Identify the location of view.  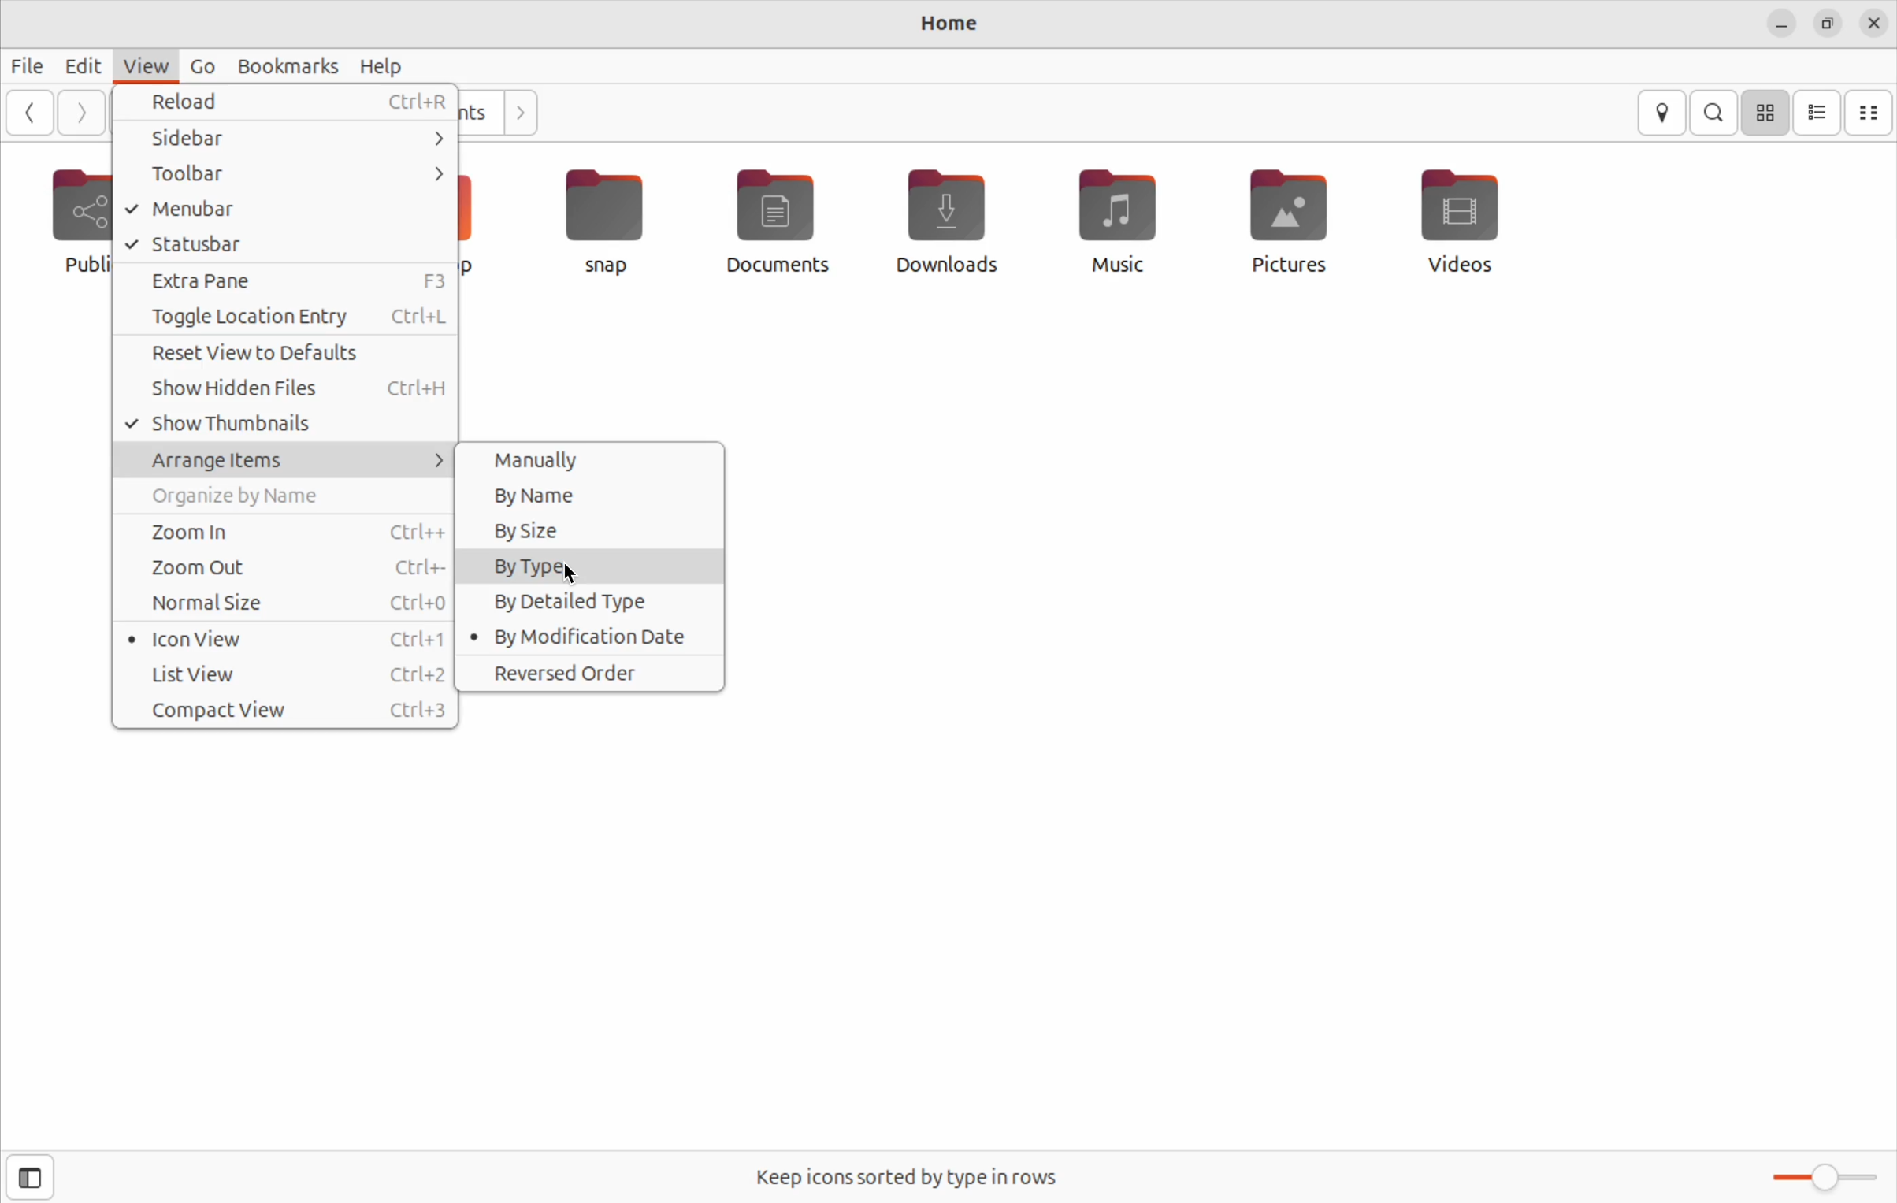
(143, 63).